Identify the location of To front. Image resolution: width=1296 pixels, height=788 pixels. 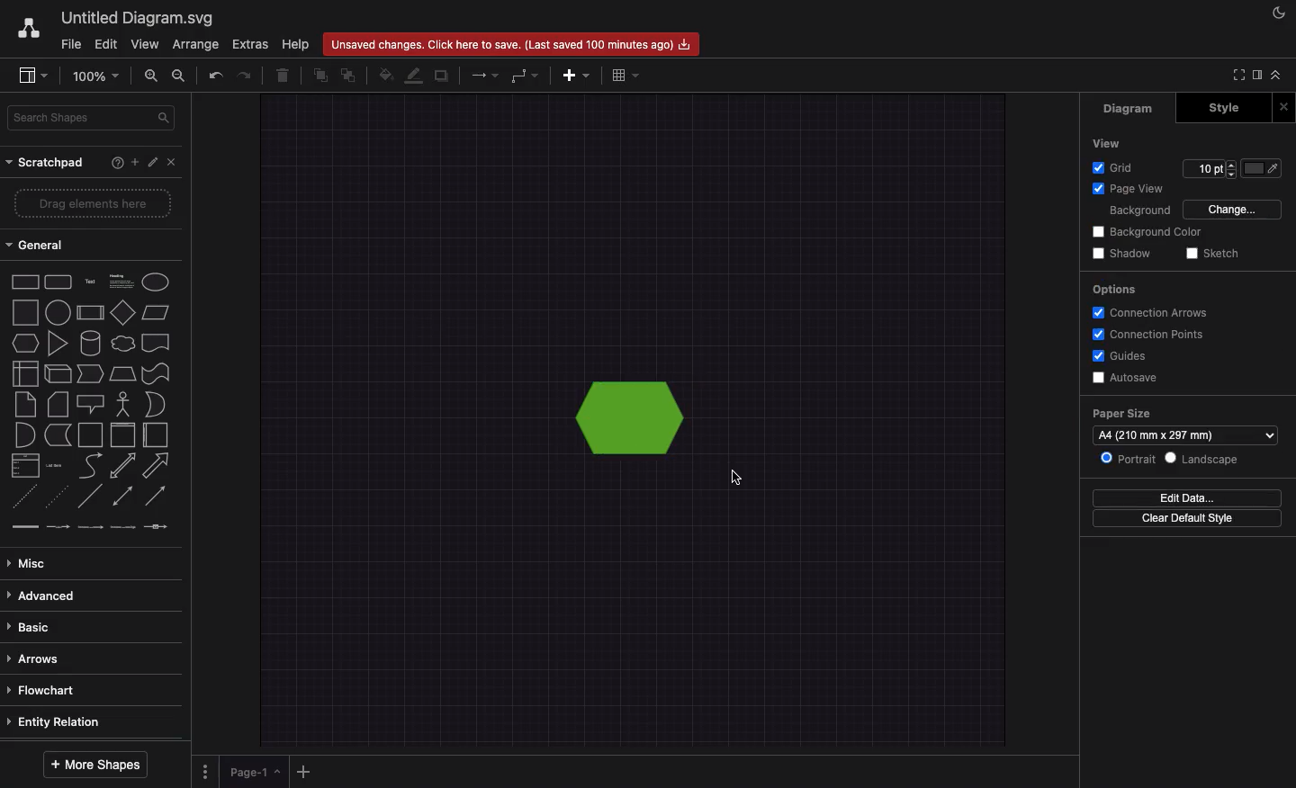
(320, 76).